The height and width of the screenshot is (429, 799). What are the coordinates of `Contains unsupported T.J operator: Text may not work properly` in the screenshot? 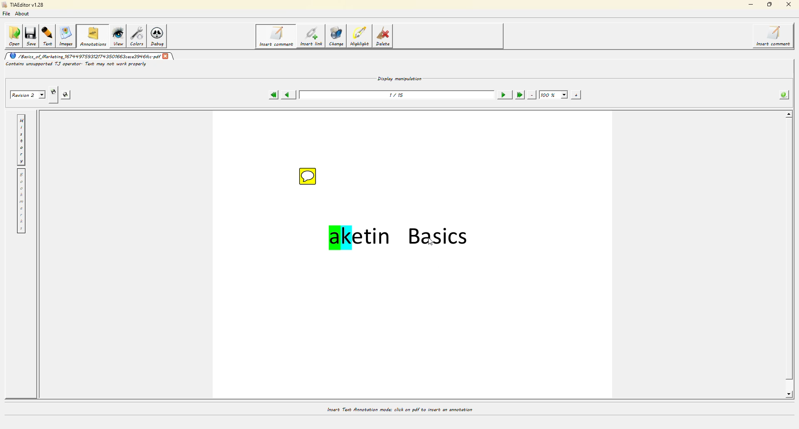 It's located at (77, 64).